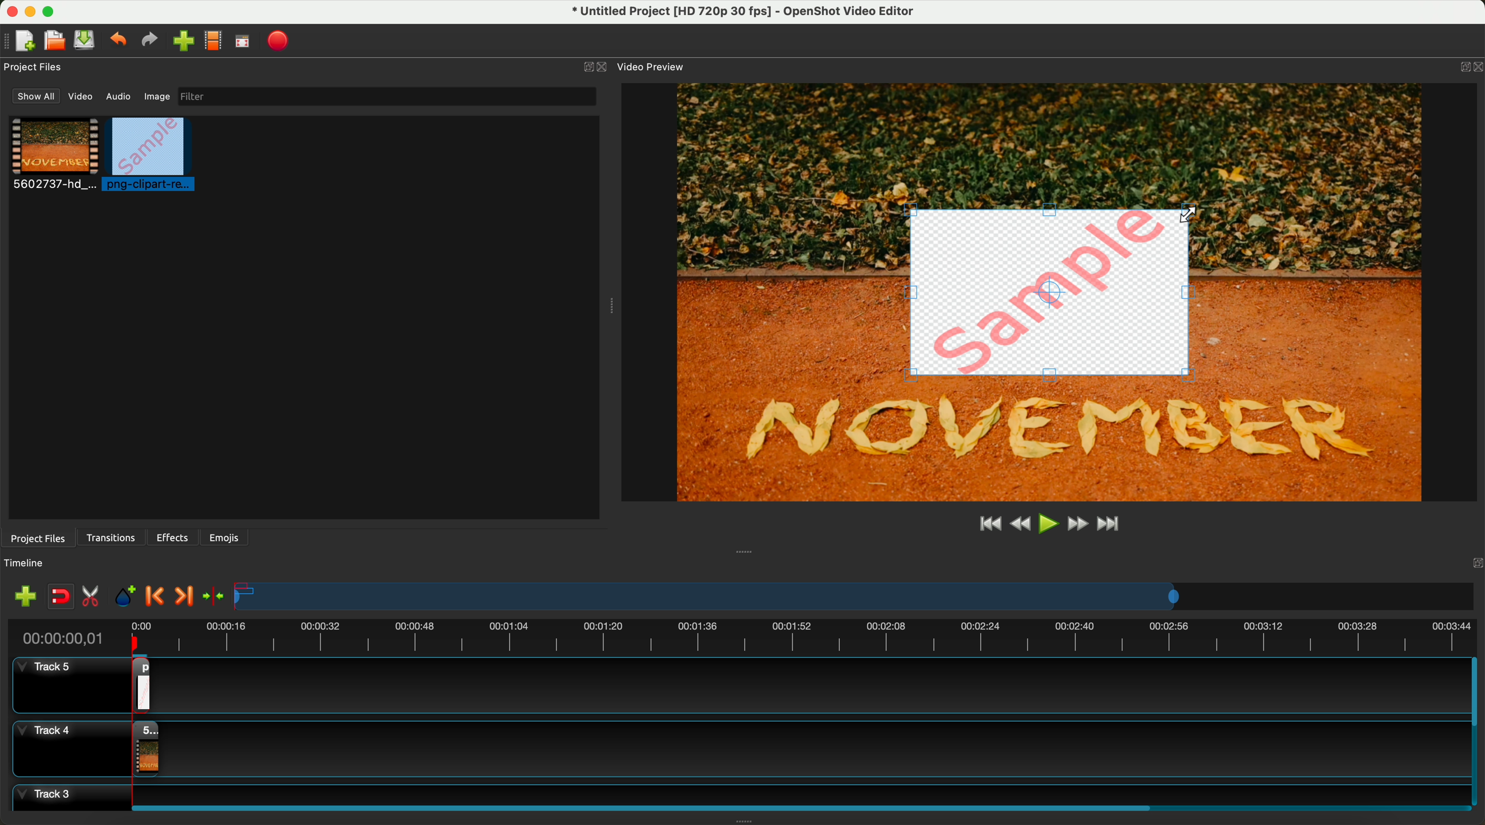  I want to click on BUTTON, so click(1462, 64).